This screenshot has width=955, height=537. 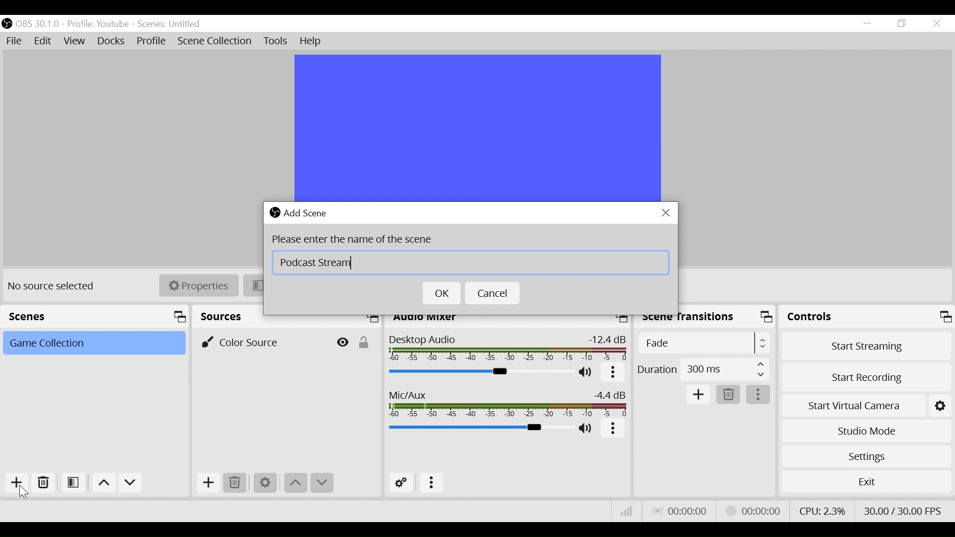 I want to click on Docks, so click(x=111, y=42).